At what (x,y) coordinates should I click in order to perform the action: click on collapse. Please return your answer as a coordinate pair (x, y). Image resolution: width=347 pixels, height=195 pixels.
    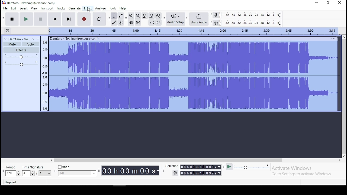
    Looking at the image, I should click on (33, 39).